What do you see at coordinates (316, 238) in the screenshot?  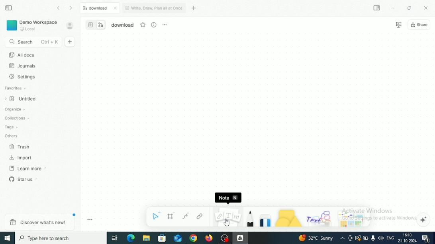 I see `Temperature` at bounding box center [316, 238].